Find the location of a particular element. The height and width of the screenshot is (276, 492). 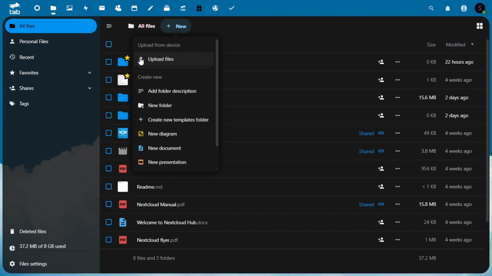

all files is located at coordinates (52, 26).